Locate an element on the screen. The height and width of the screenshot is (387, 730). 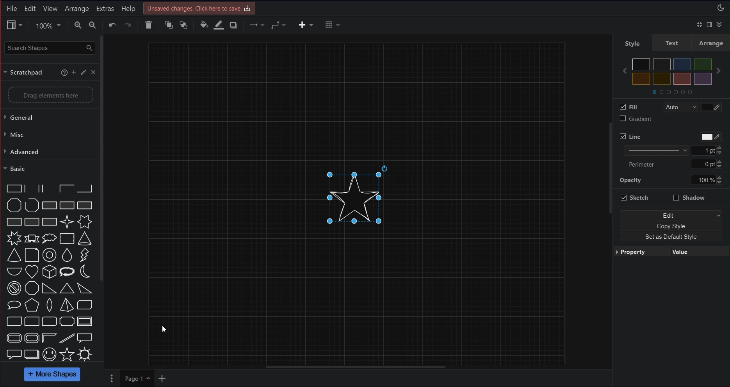
layered rectangle is located at coordinates (32, 354).